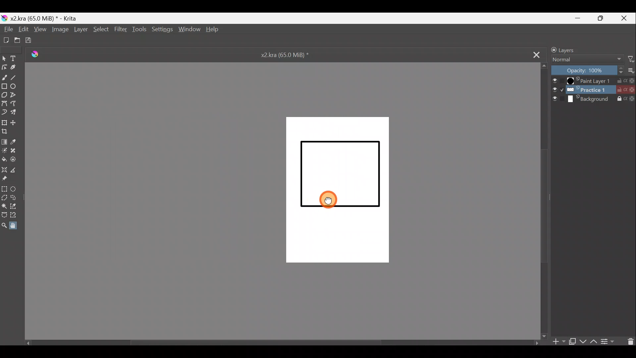 This screenshot has height=358, width=636. What do you see at coordinates (601, 19) in the screenshot?
I see `Maximize` at bounding box center [601, 19].